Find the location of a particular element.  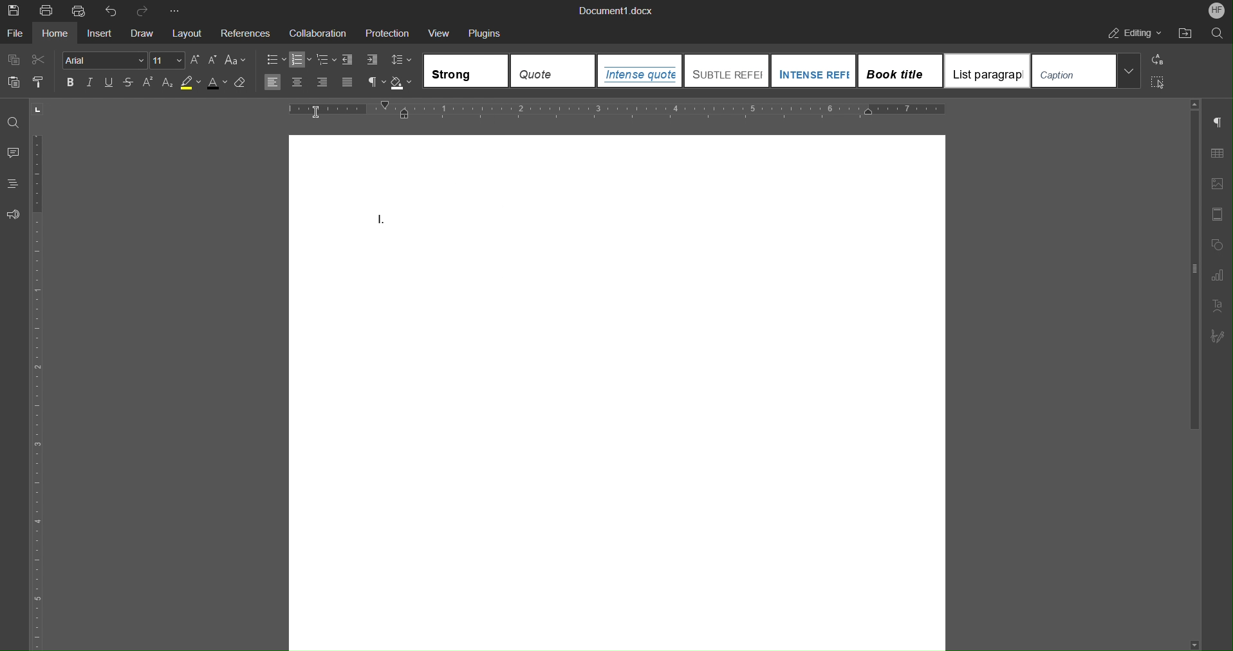

Erase Style is located at coordinates (242, 84).